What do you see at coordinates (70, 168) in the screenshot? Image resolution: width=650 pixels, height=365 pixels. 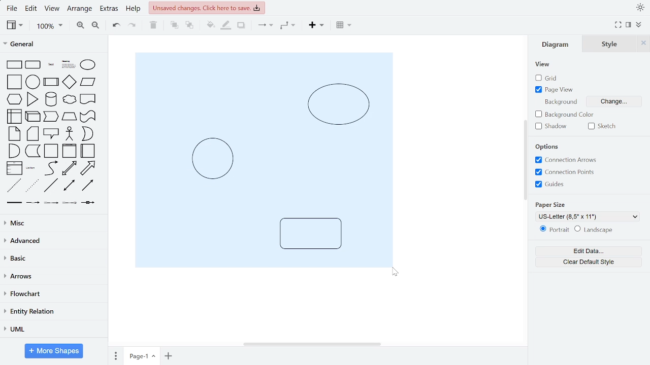 I see `bidirectional arrow` at bounding box center [70, 168].